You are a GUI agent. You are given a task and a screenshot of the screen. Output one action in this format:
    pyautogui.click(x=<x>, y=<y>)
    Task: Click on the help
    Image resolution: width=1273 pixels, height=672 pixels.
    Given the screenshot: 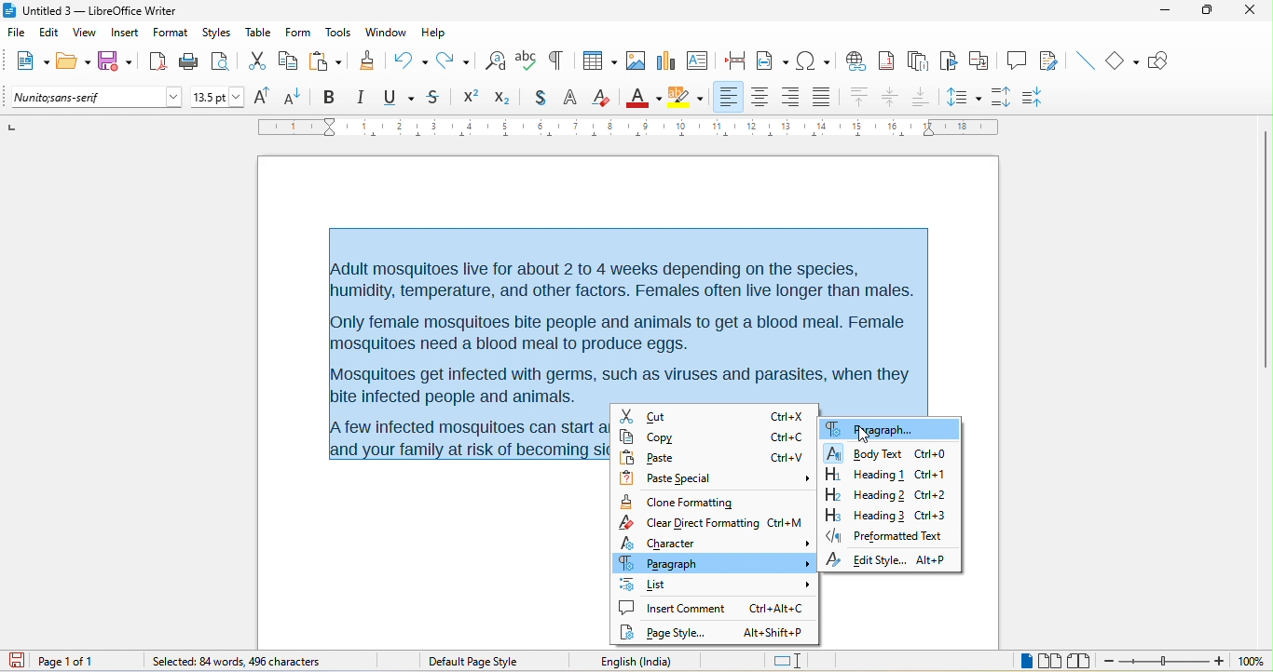 What is the action you would take?
    pyautogui.click(x=432, y=32)
    